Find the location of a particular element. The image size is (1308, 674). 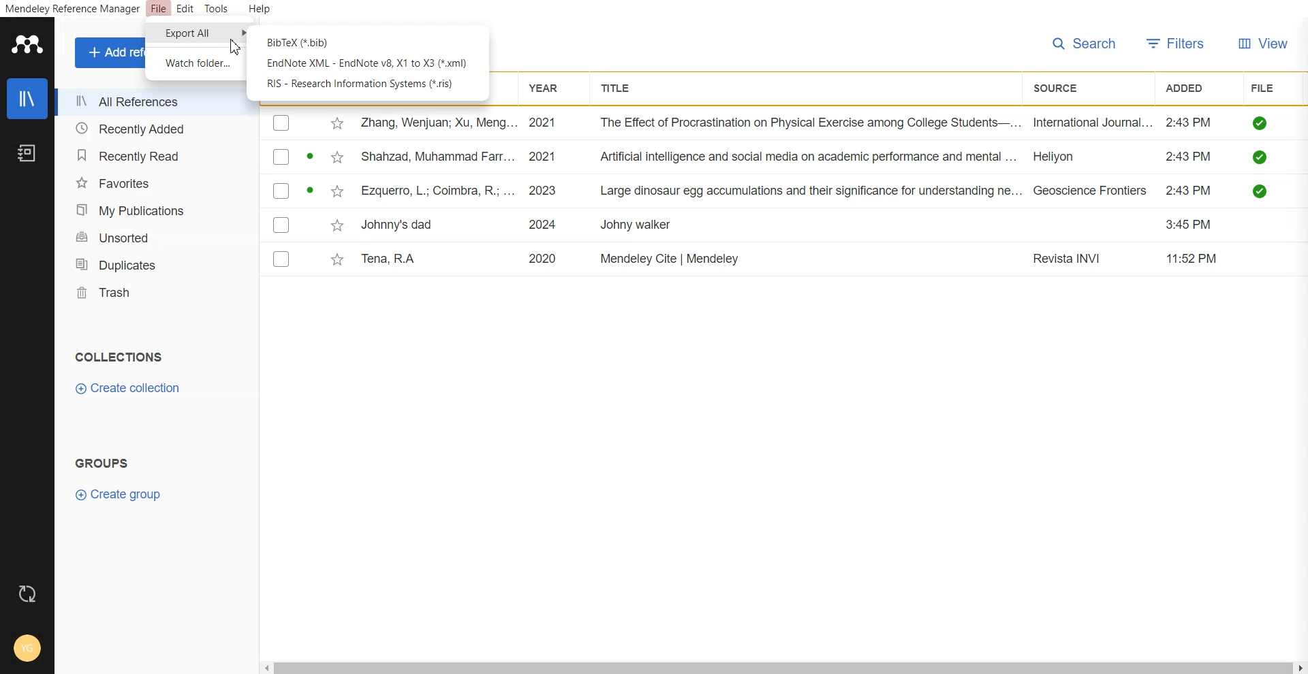

Watch folder is located at coordinates (197, 63).